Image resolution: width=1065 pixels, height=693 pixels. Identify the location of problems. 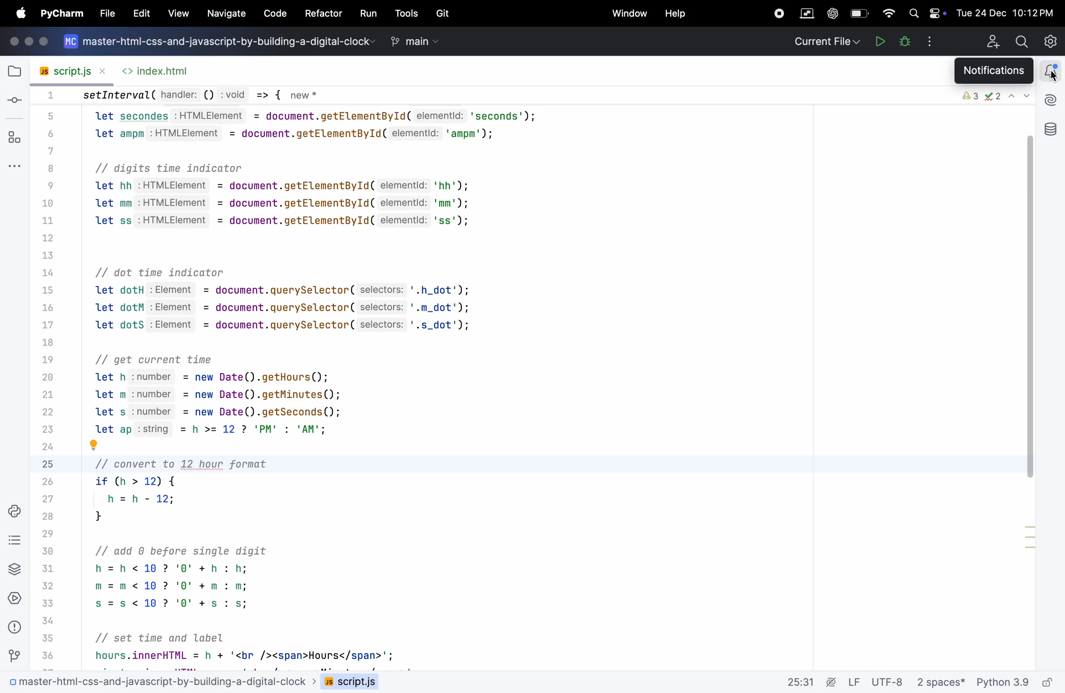
(16, 627).